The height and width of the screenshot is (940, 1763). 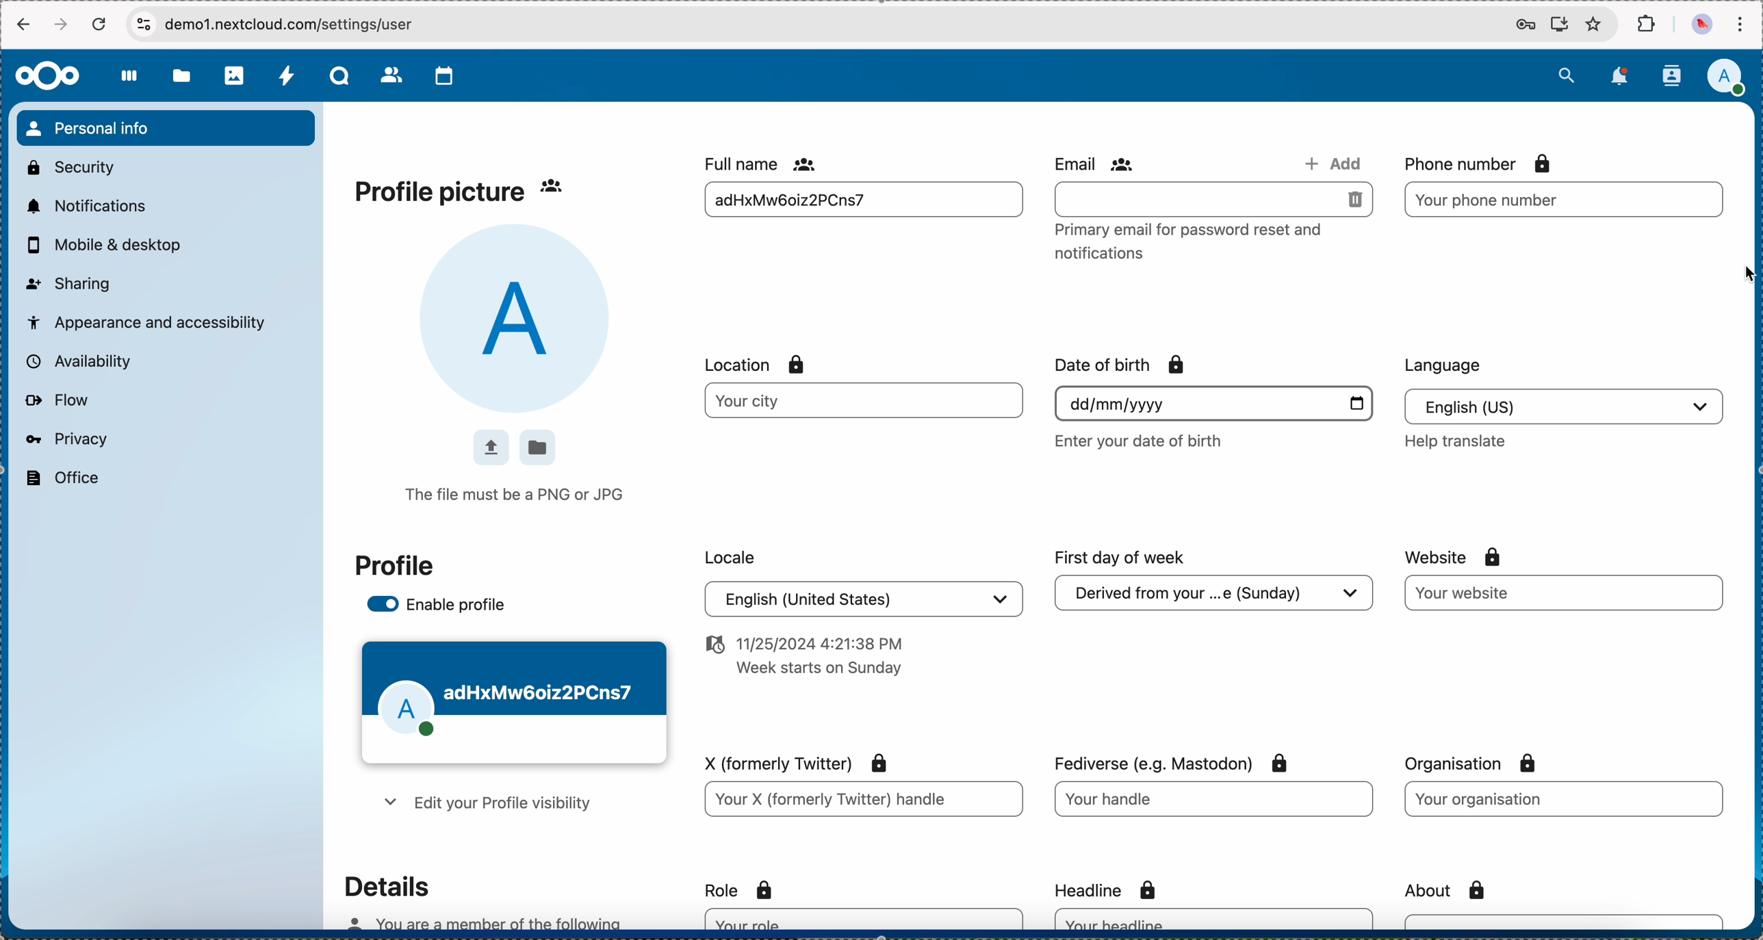 What do you see at coordinates (1593, 25) in the screenshot?
I see `favorites` at bounding box center [1593, 25].